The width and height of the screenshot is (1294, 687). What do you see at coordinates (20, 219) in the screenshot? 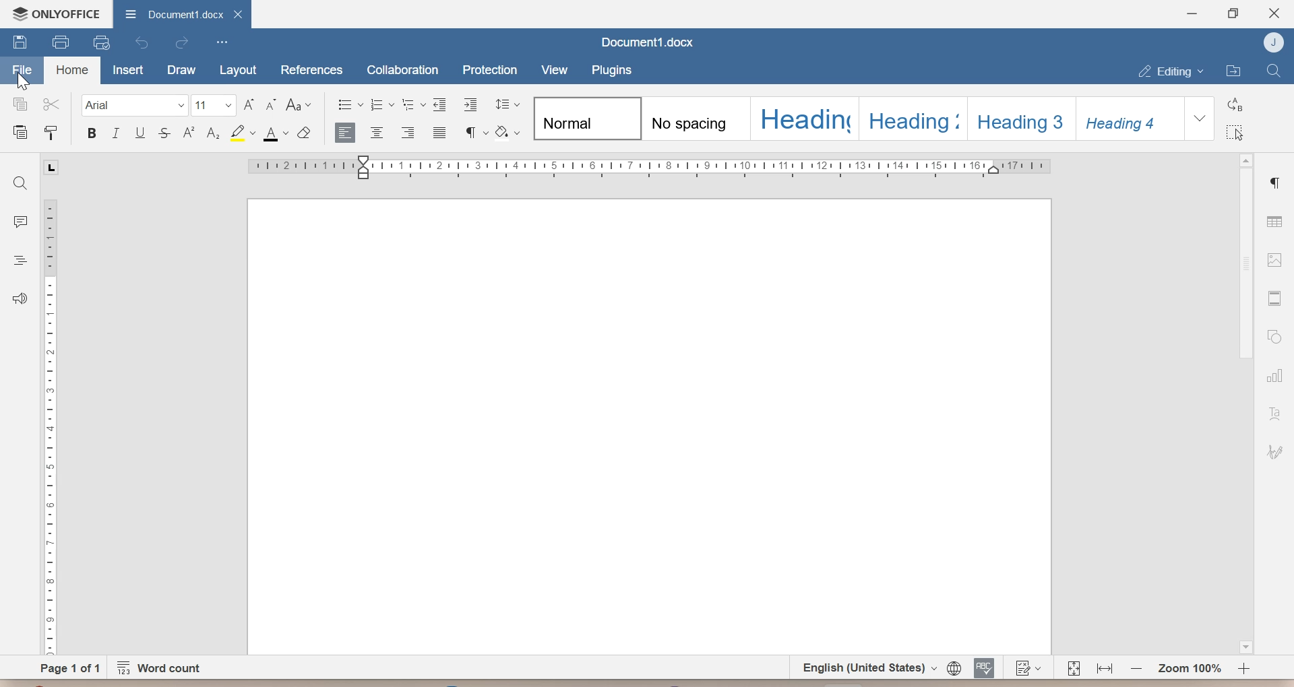
I see `Comments` at bounding box center [20, 219].